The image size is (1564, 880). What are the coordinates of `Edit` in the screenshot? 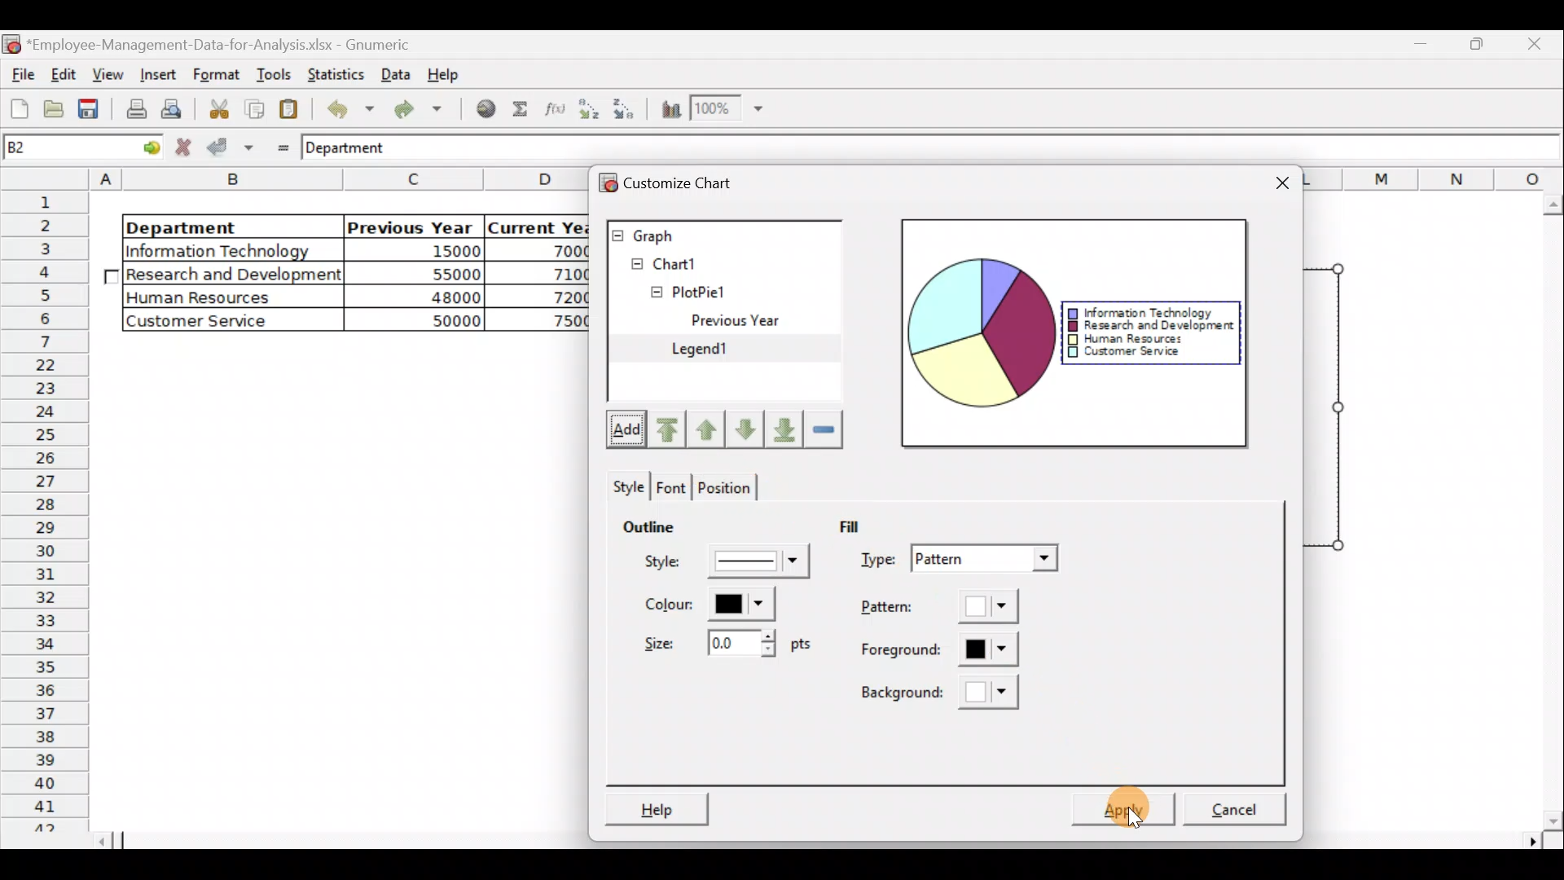 It's located at (65, 73).